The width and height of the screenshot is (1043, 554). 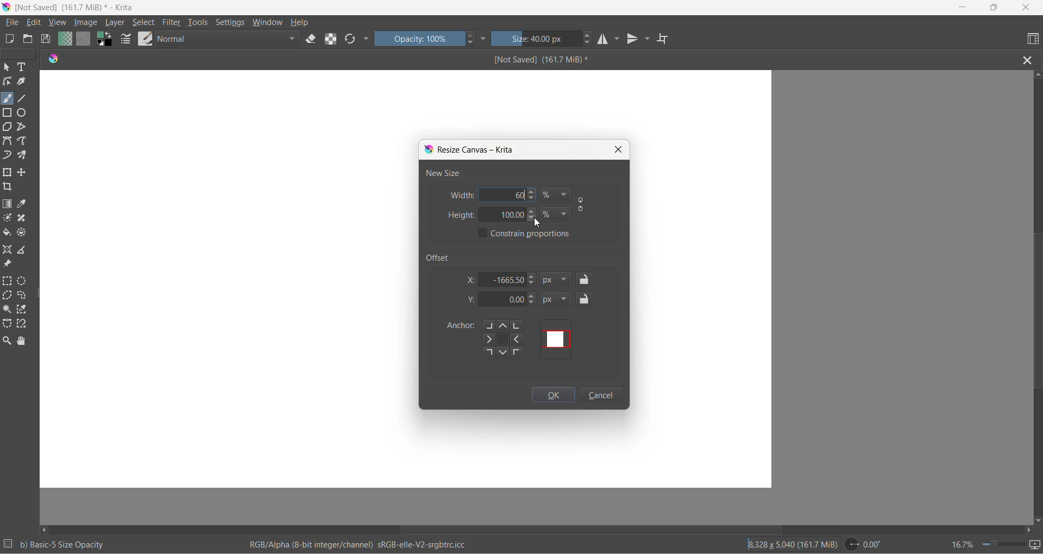 I want to click on close, so click(x=1026, y=8).